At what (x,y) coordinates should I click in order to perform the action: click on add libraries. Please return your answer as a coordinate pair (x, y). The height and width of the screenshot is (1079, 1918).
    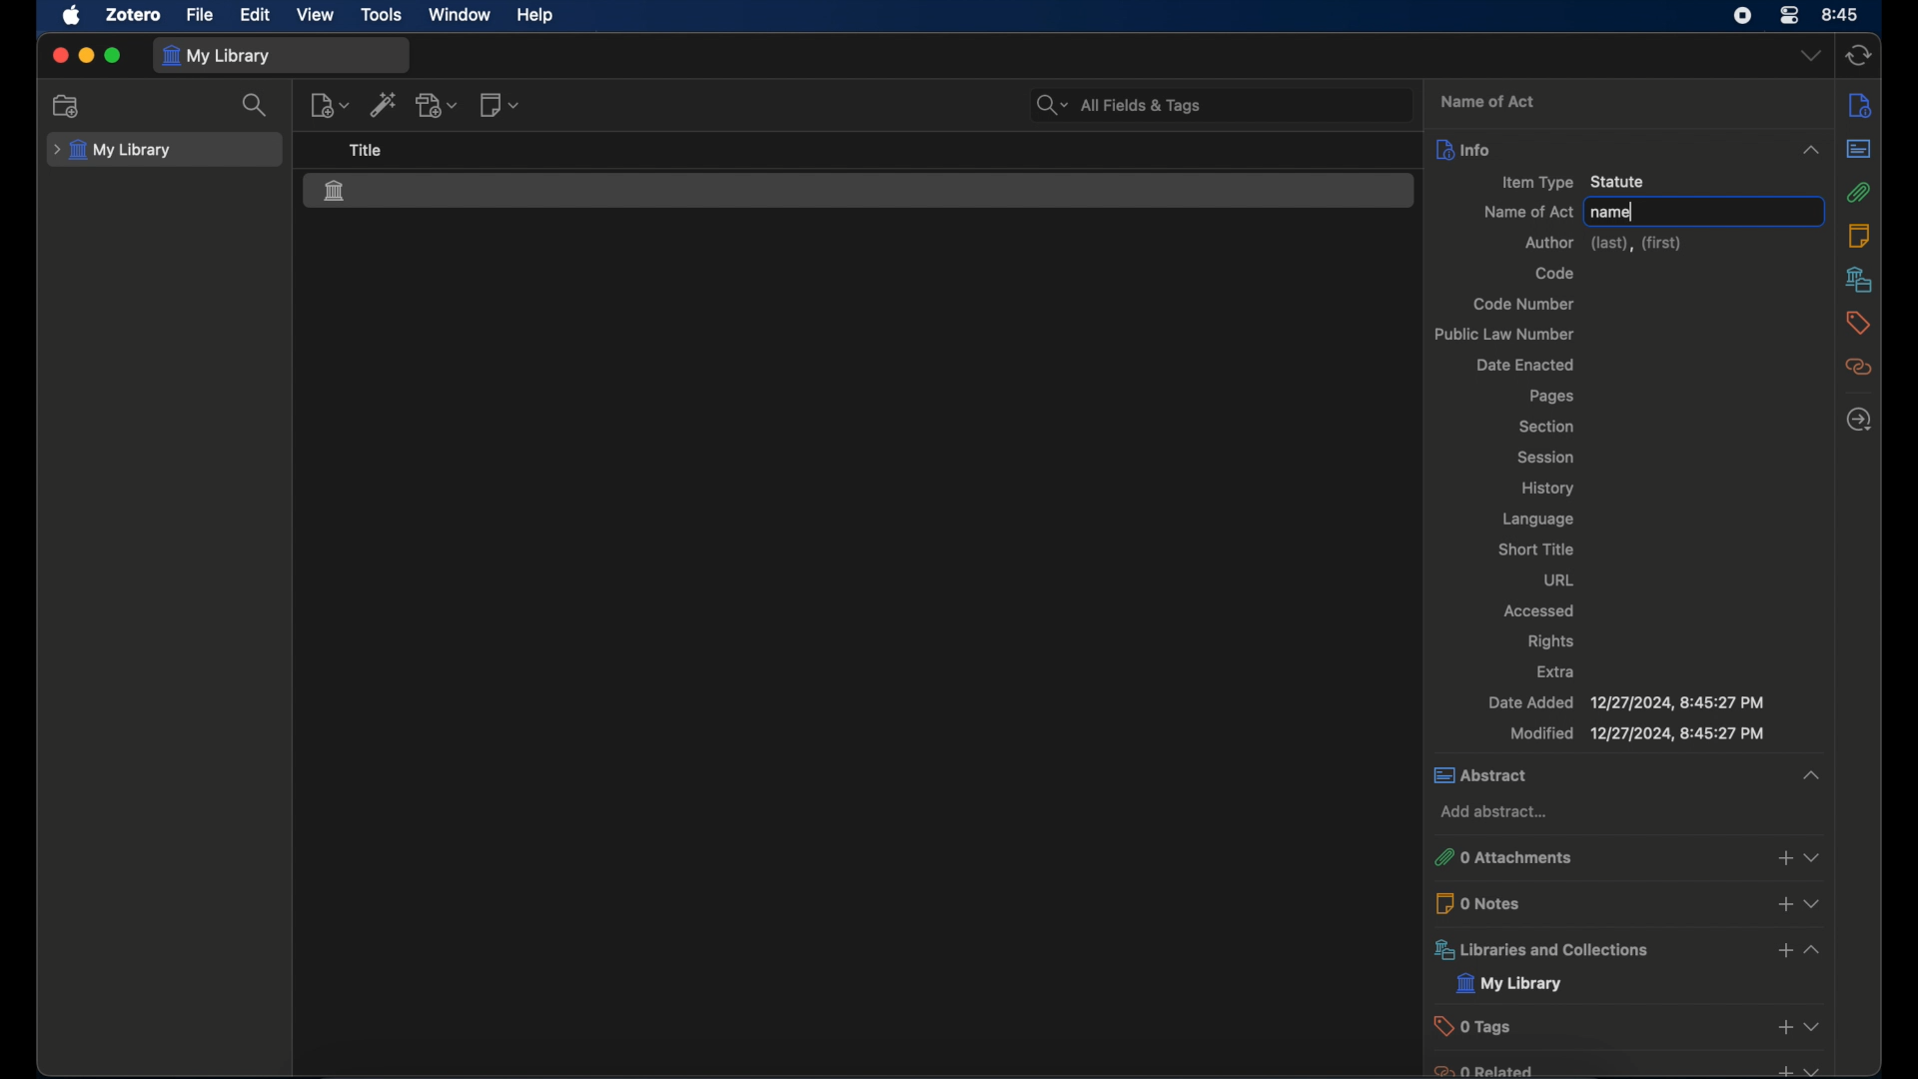
    Looking at the image, I should click on (1782, 951).